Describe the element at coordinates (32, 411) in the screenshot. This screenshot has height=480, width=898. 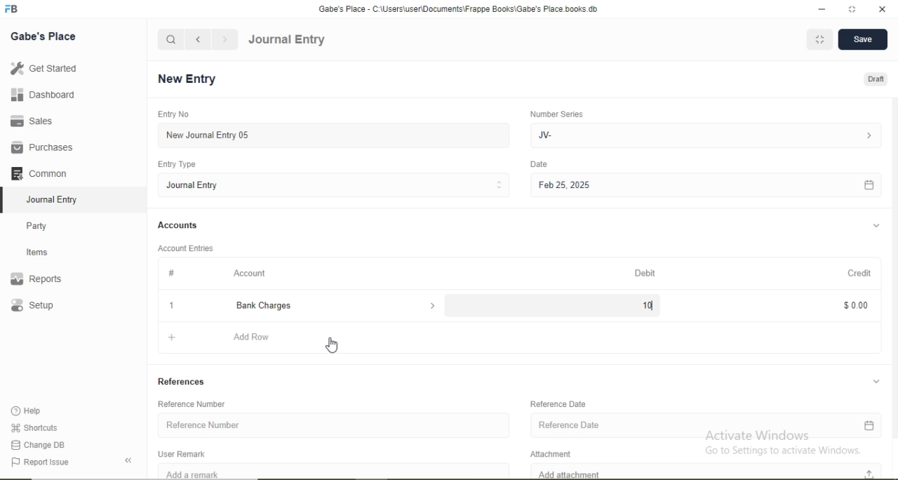
I see `Help` at that location.